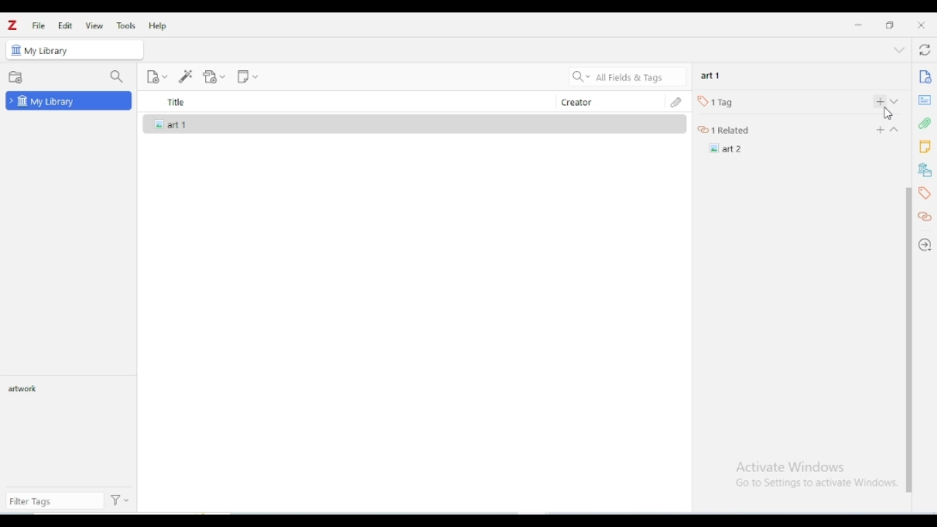 This screenshot has width=937, height=527. What do you see at coordinates (925, 51) in the screenshot?
I see `sync with zotero.org` at bounding box center [925, 51].